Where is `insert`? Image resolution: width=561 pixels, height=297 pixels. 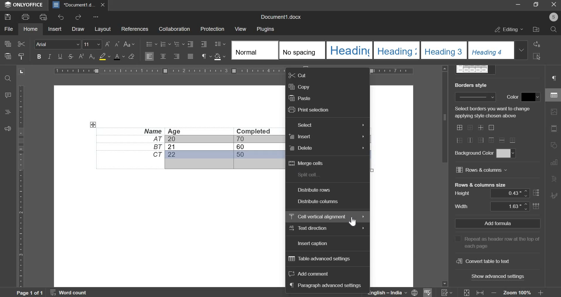
insert is located at coordinates (300, 137).